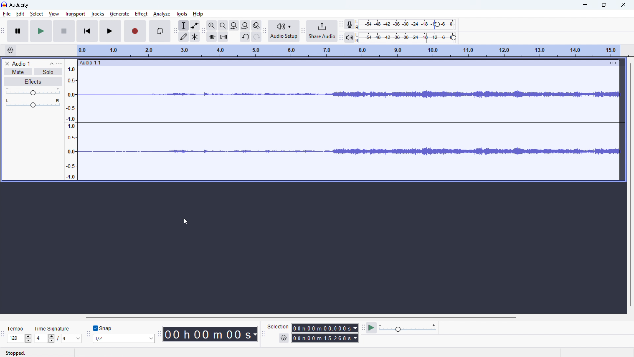 Image resolution: width=634 pixels, height=357 pixels. I want to click on end time, so click(326, 338).